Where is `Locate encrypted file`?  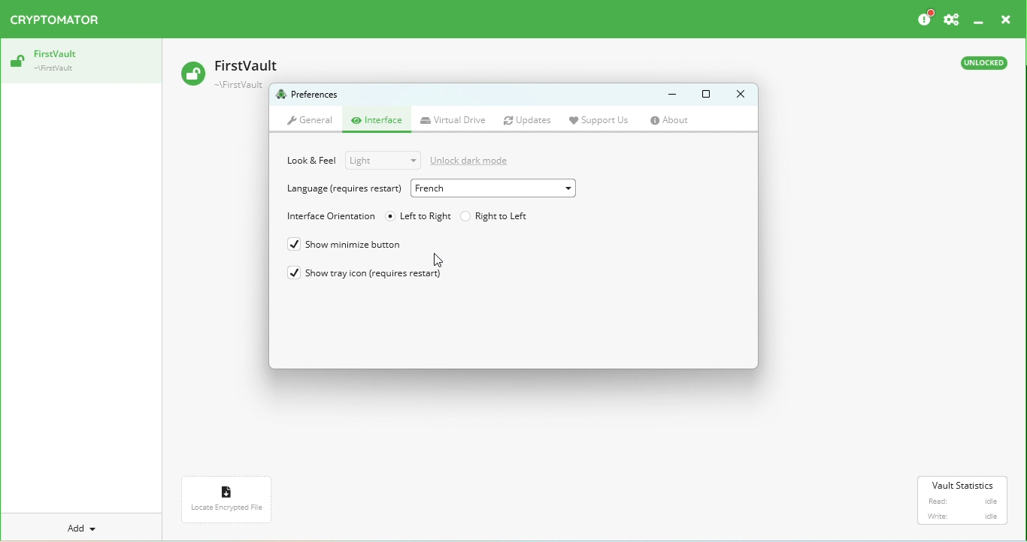
Locate encrypted file is located at coordinates (229, 503).